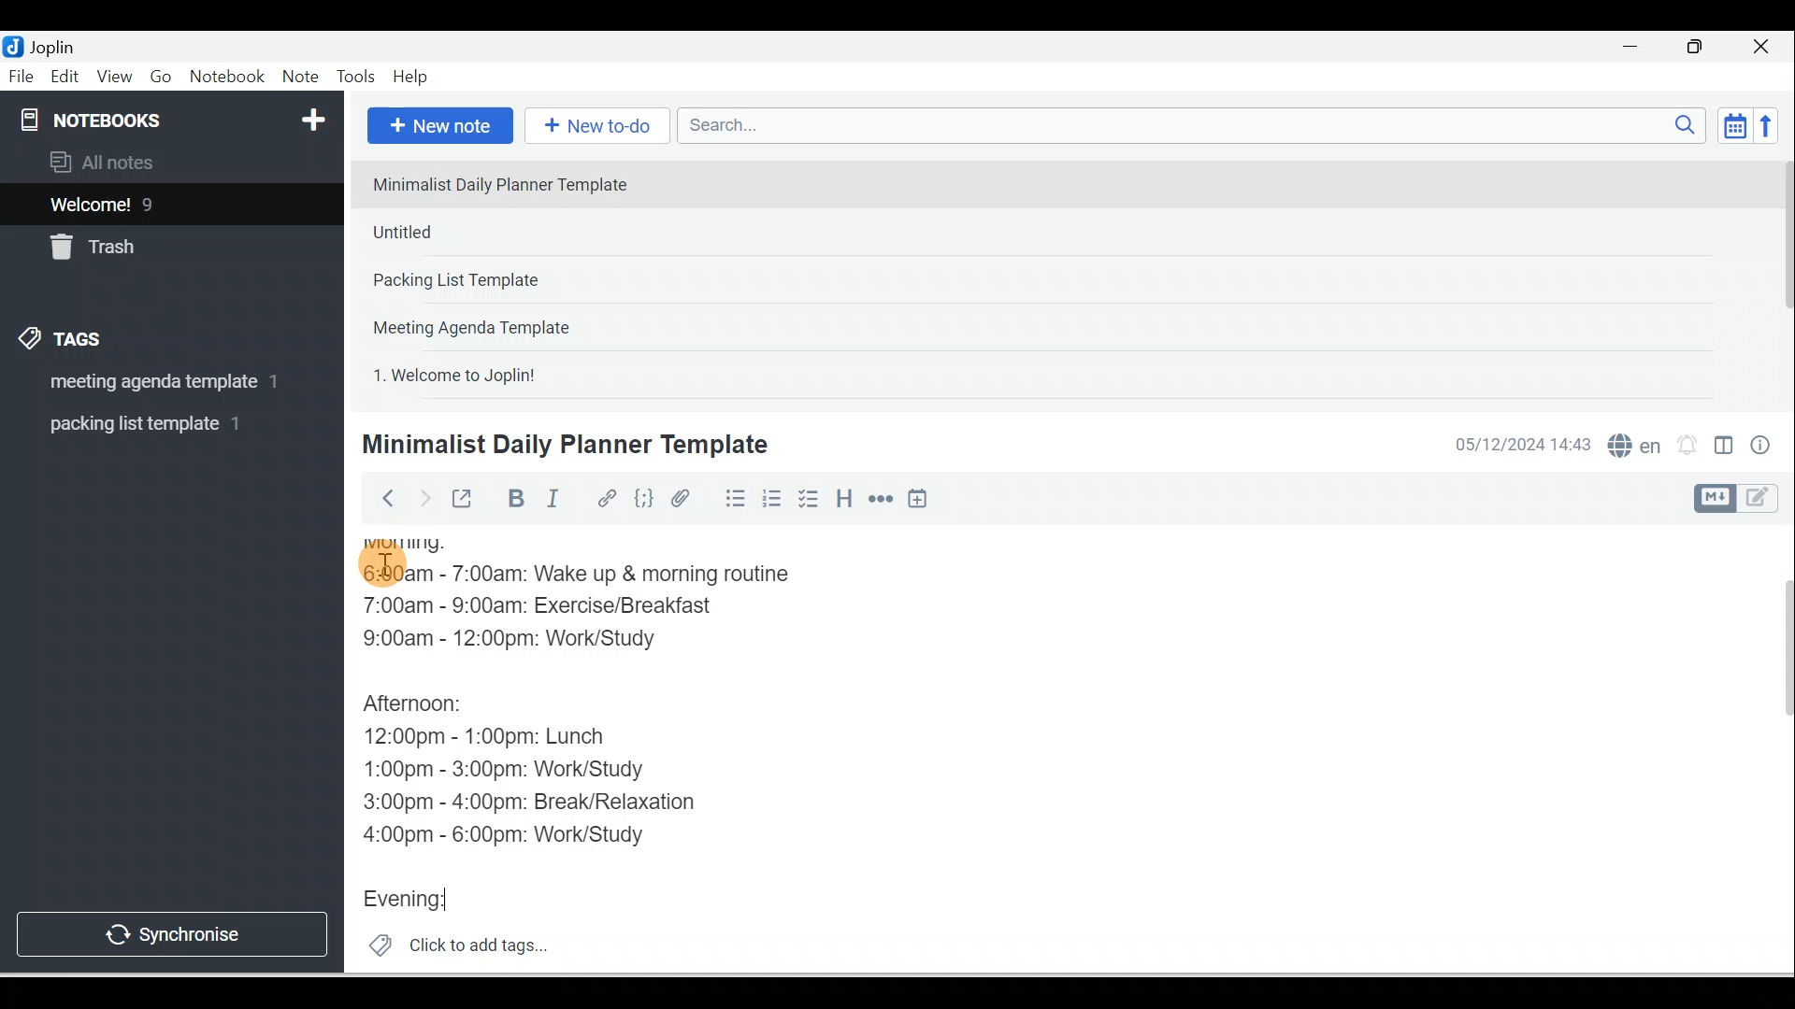  I want to click on Tag 2, so click(158, 424).